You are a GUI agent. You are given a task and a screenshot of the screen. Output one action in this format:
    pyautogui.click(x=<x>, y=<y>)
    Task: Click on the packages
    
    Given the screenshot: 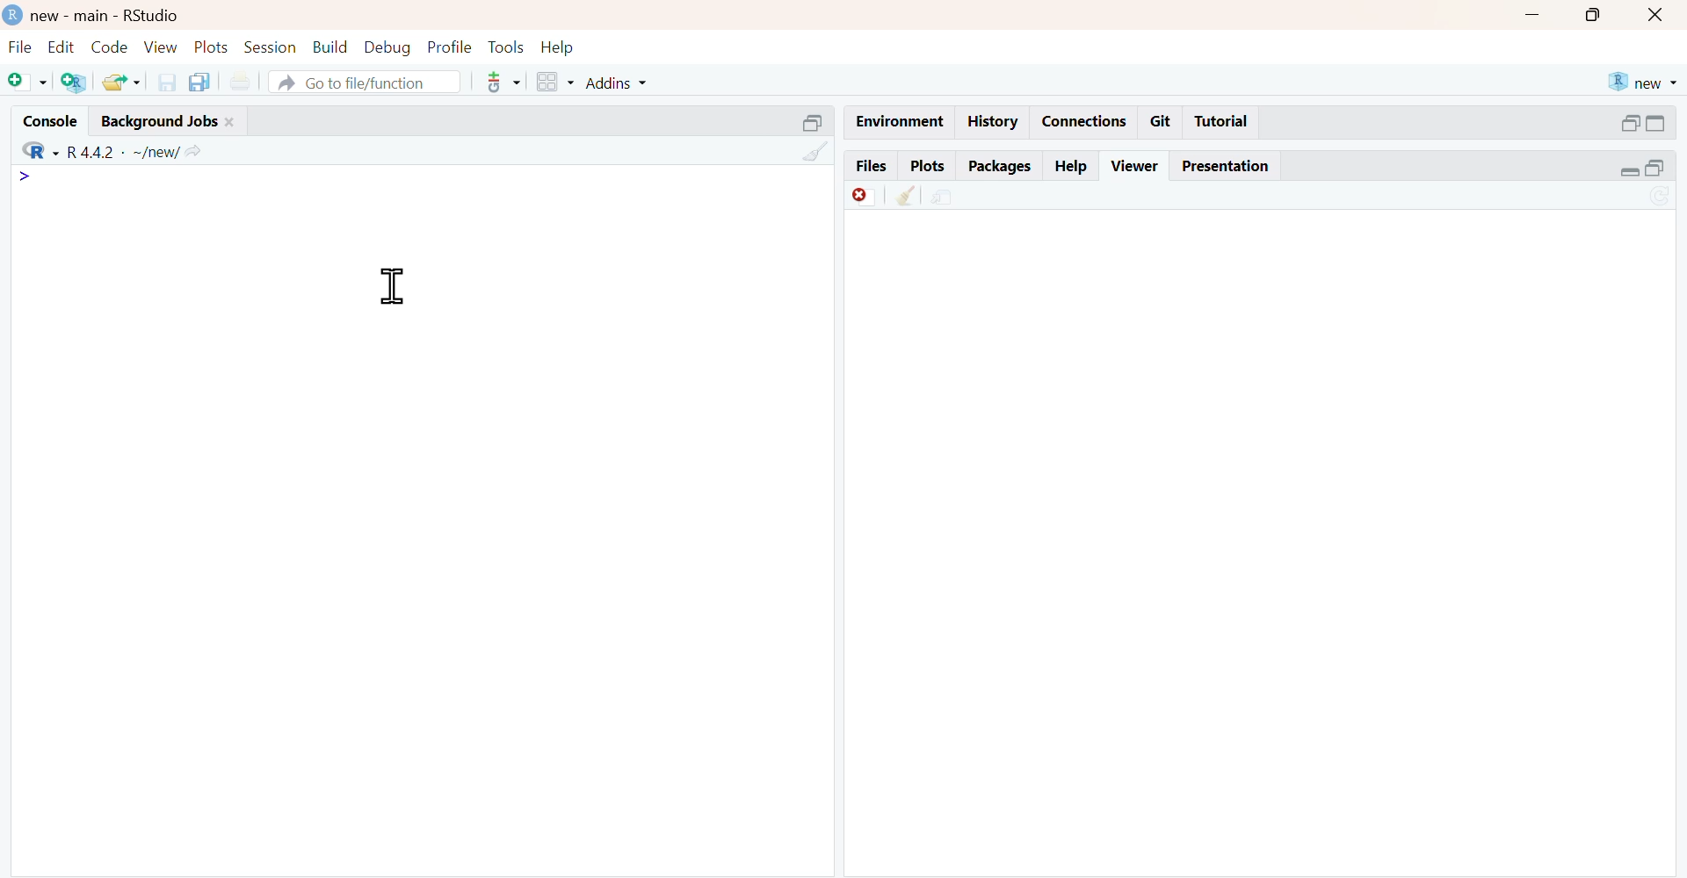 What is the action you would take?
    pyautogui.click(x=1002, y=167)
    